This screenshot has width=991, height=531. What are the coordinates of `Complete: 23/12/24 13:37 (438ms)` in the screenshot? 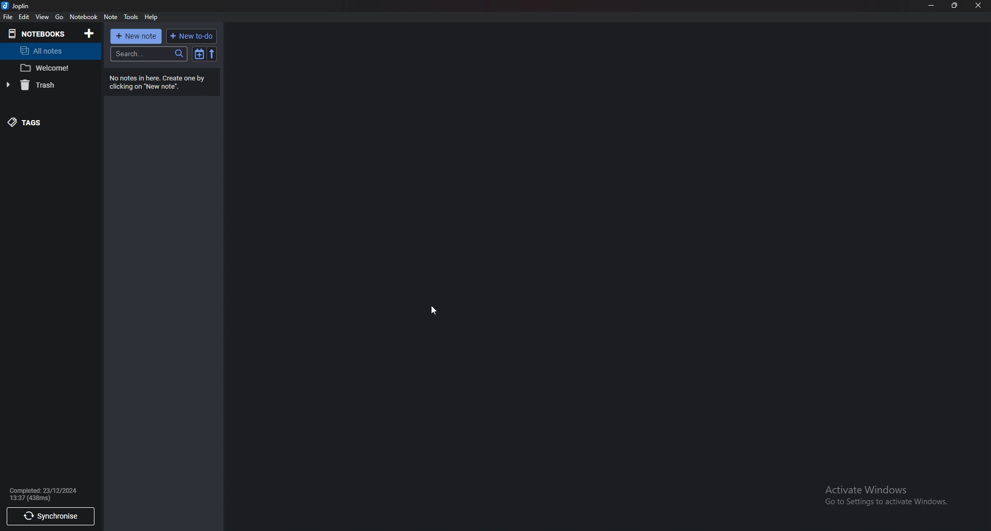 It's located at (43, 495).